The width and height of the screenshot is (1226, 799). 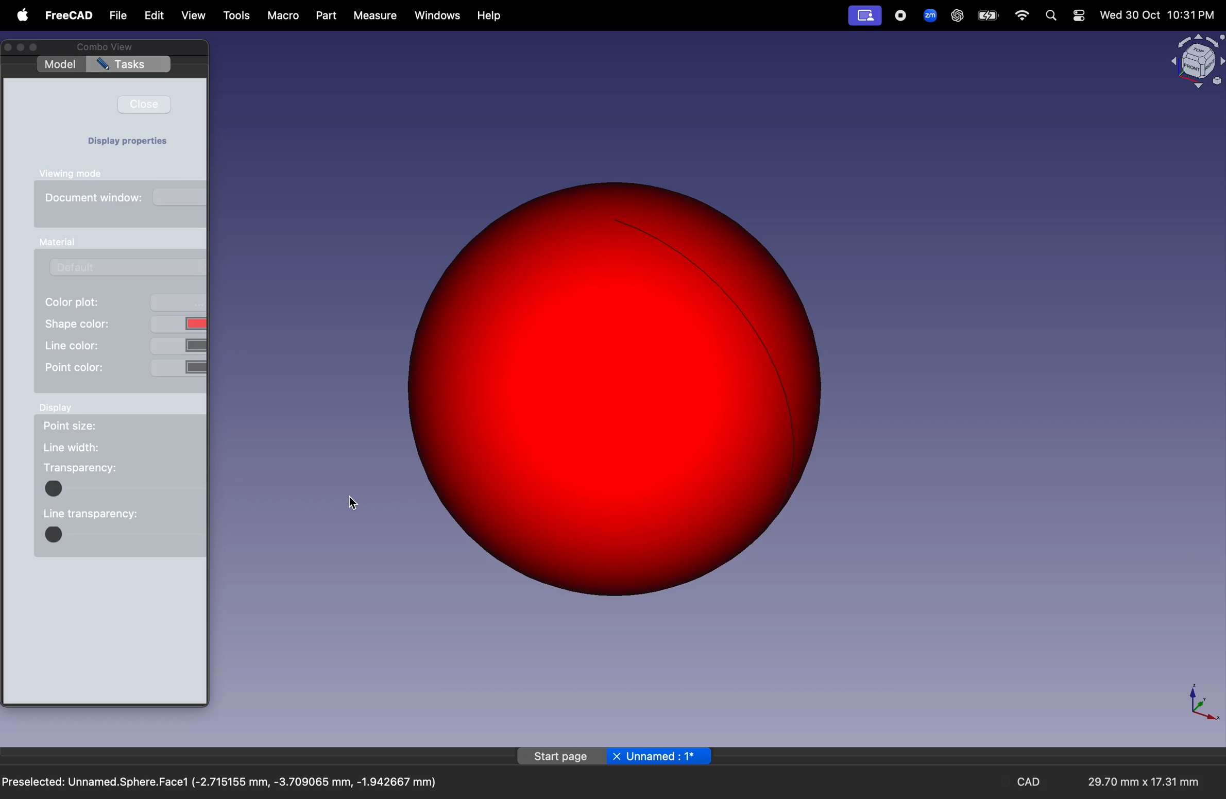 I want to click on transparency, so click(x=89, y=468).